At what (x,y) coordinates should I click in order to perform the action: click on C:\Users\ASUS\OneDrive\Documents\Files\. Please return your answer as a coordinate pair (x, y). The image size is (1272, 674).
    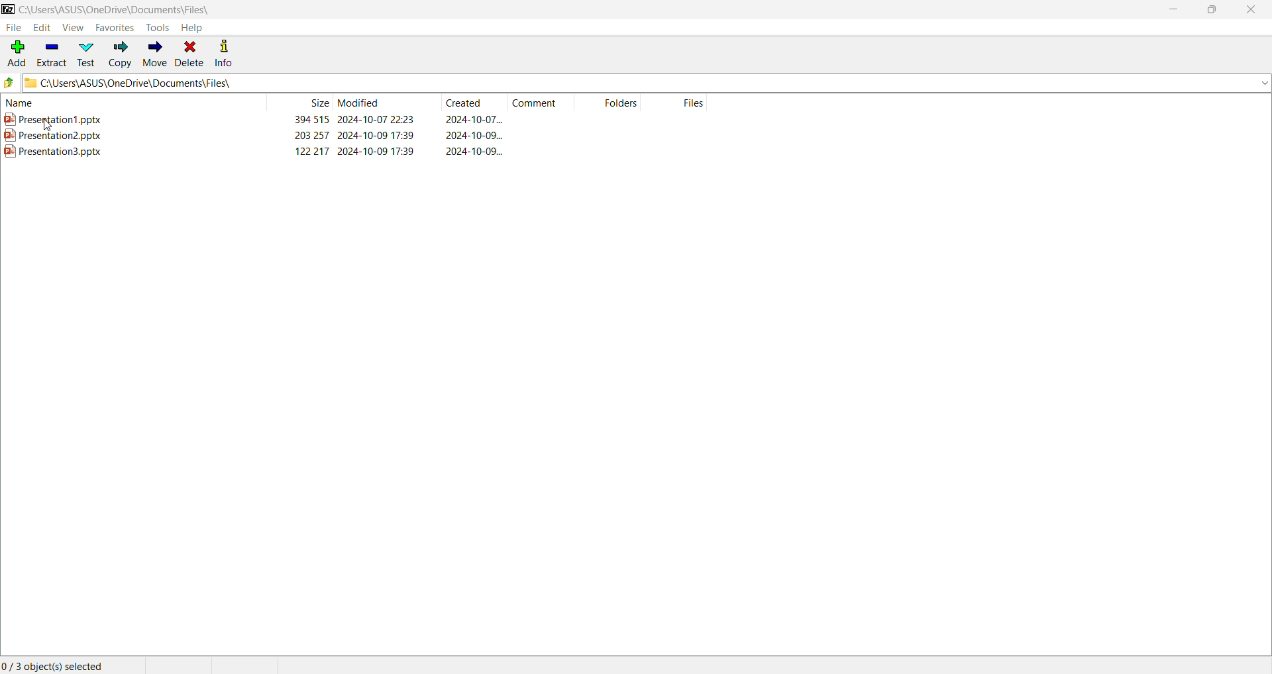
    Looking at the image, I should click on (126, 10).